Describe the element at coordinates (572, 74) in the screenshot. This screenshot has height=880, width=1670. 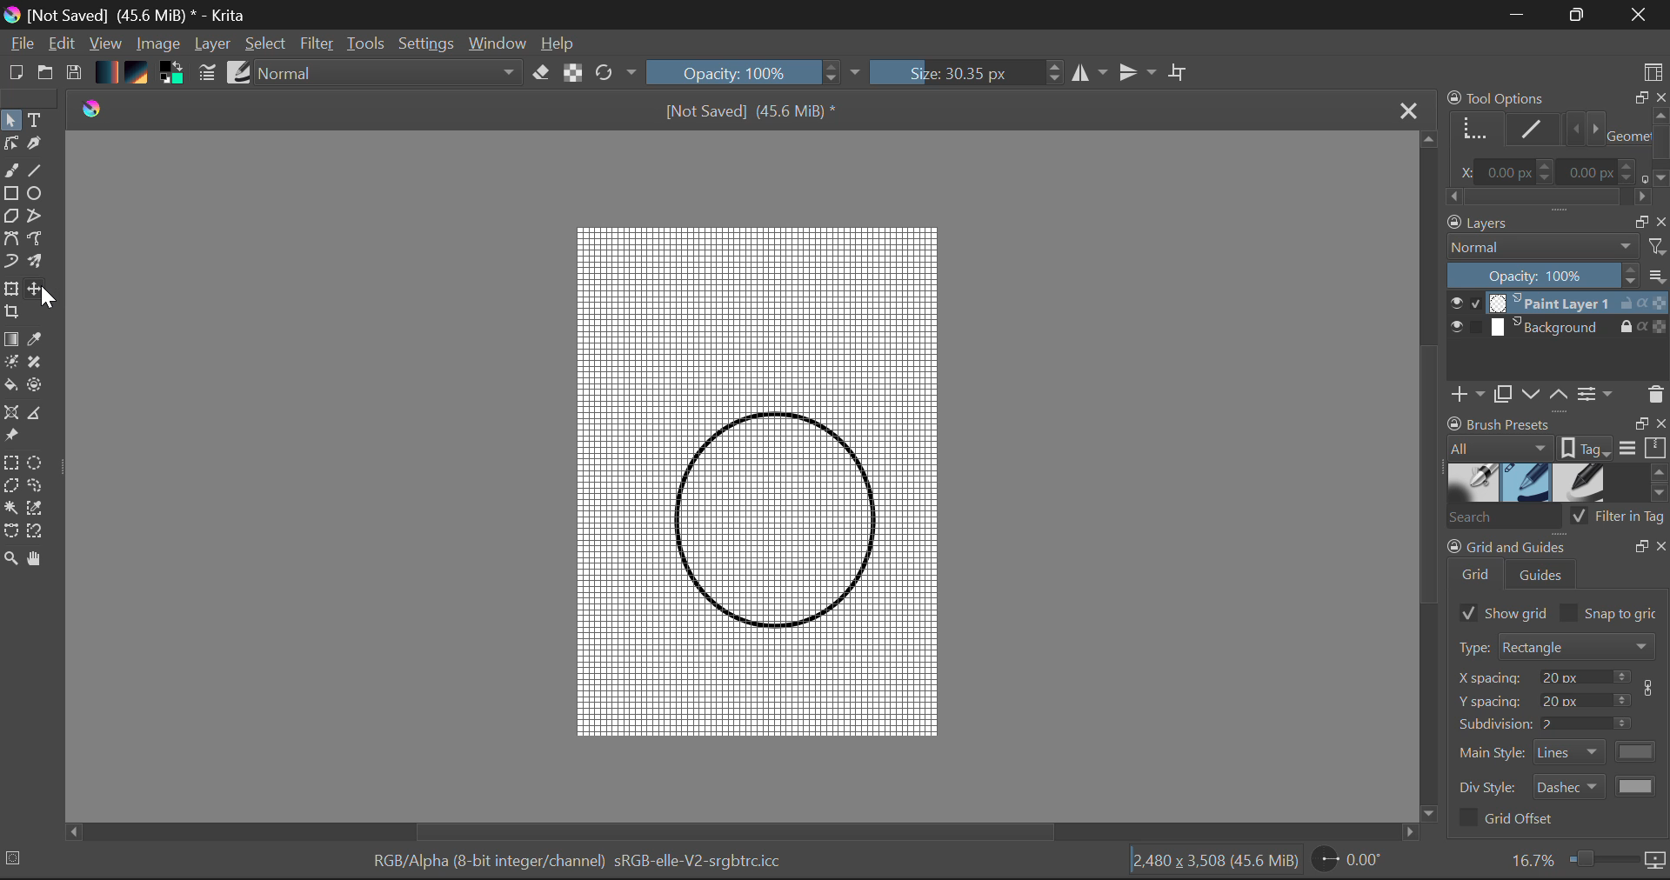
I see `Lock Alpha` at that location.